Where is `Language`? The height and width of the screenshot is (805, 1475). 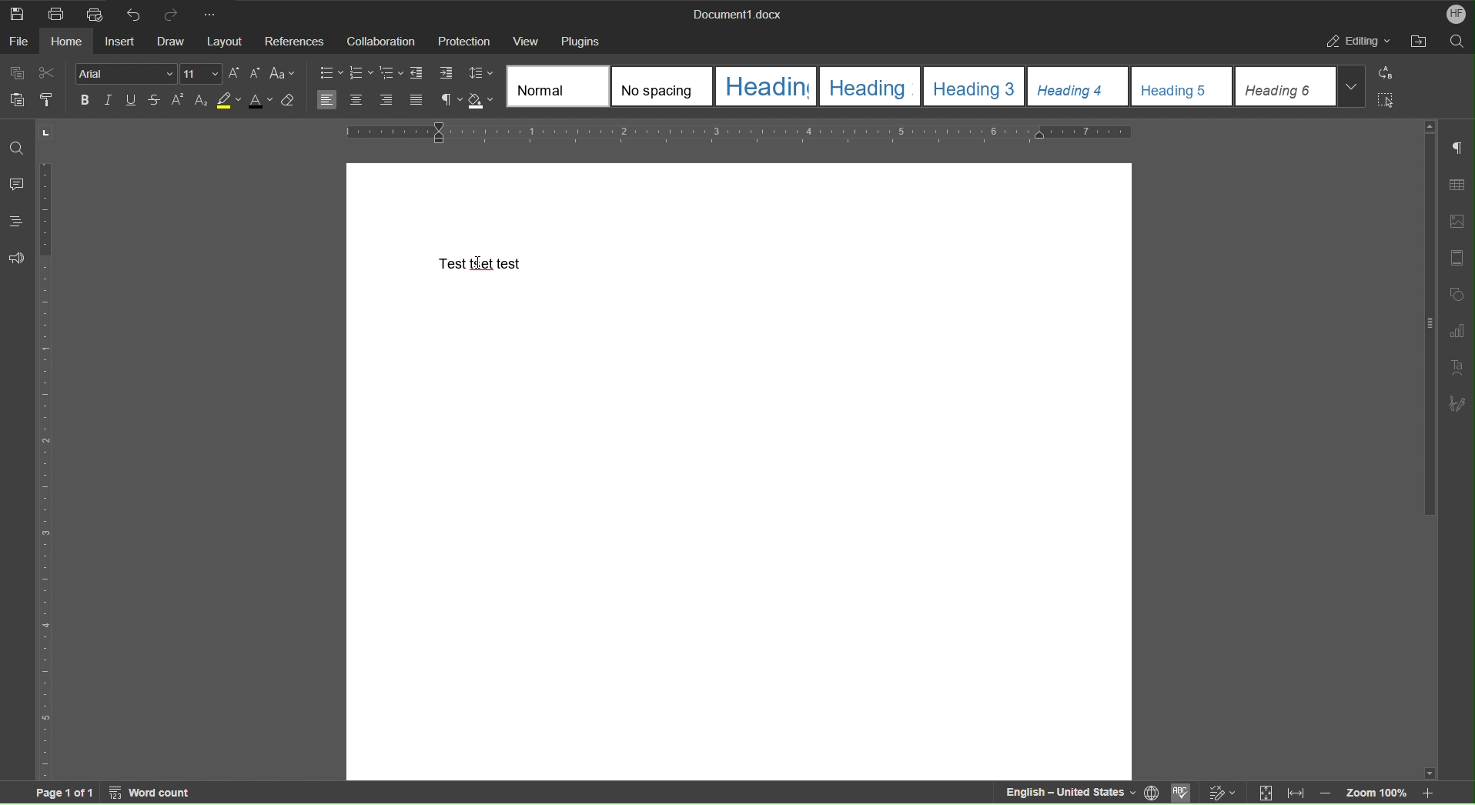
Language is located at coordinates (1154, 793).